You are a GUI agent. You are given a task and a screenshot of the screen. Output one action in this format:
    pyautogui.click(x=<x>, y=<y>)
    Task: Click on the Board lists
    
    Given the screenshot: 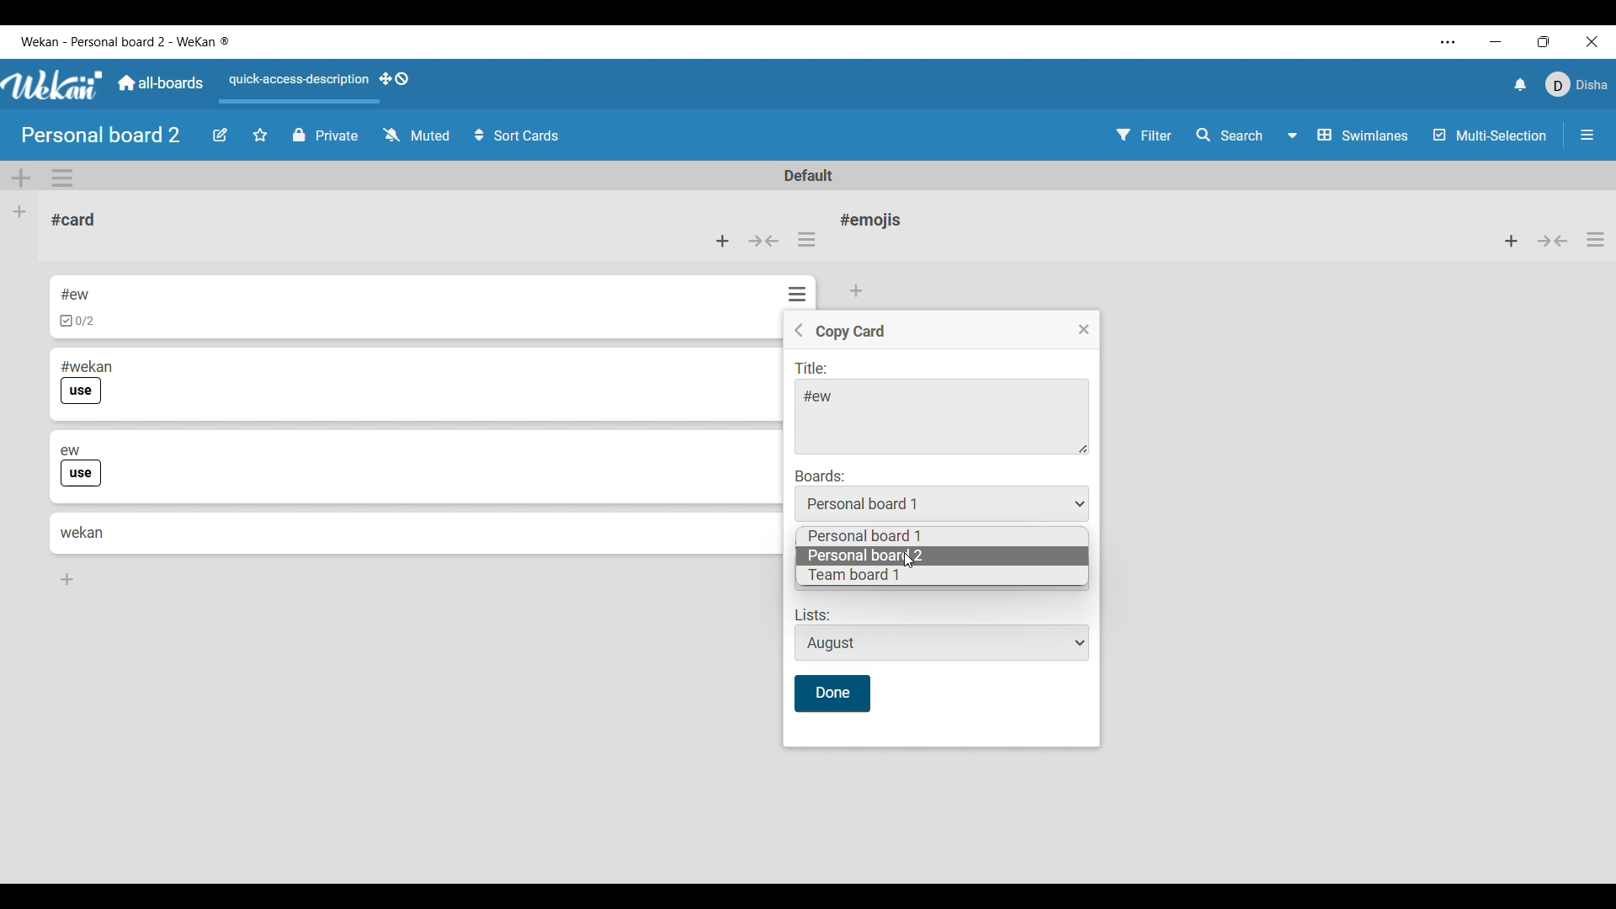 What is the action you would take?
    pyautogui.click(x=942, y=503)
    